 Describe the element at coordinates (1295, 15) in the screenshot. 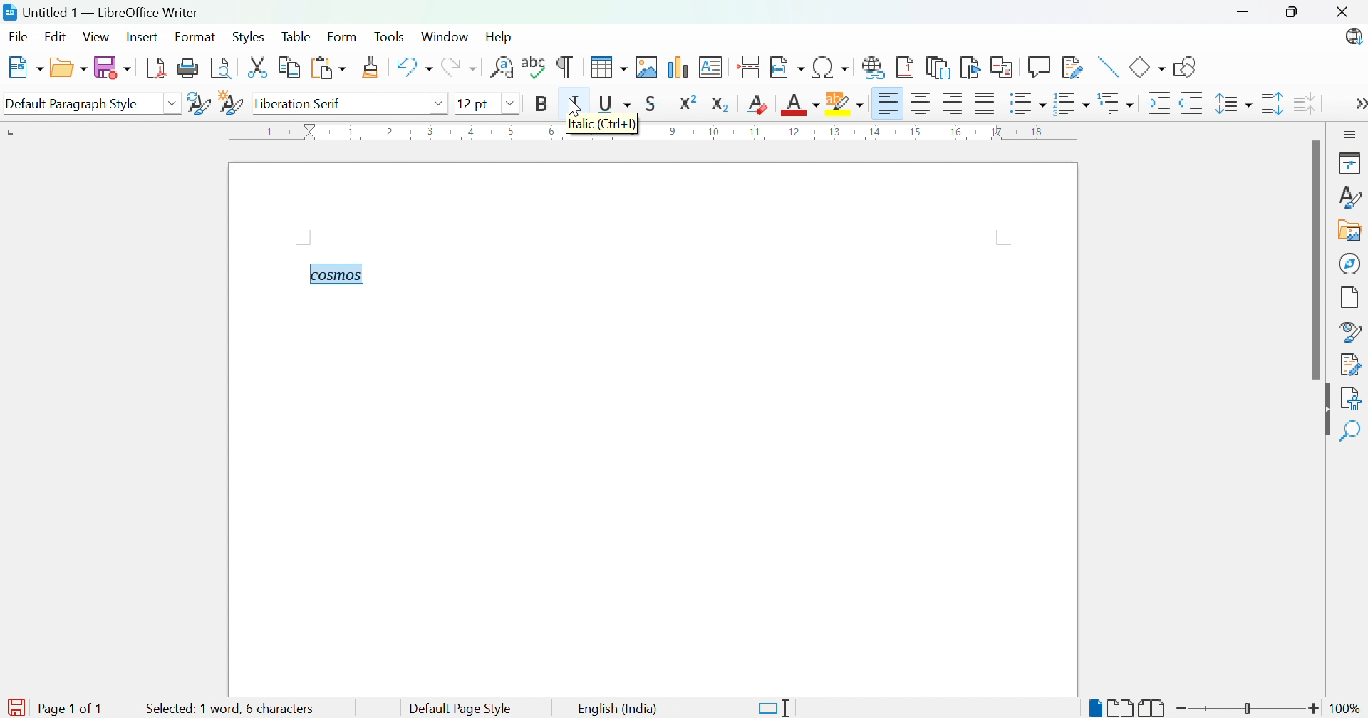

I see `Restore down` at that location.